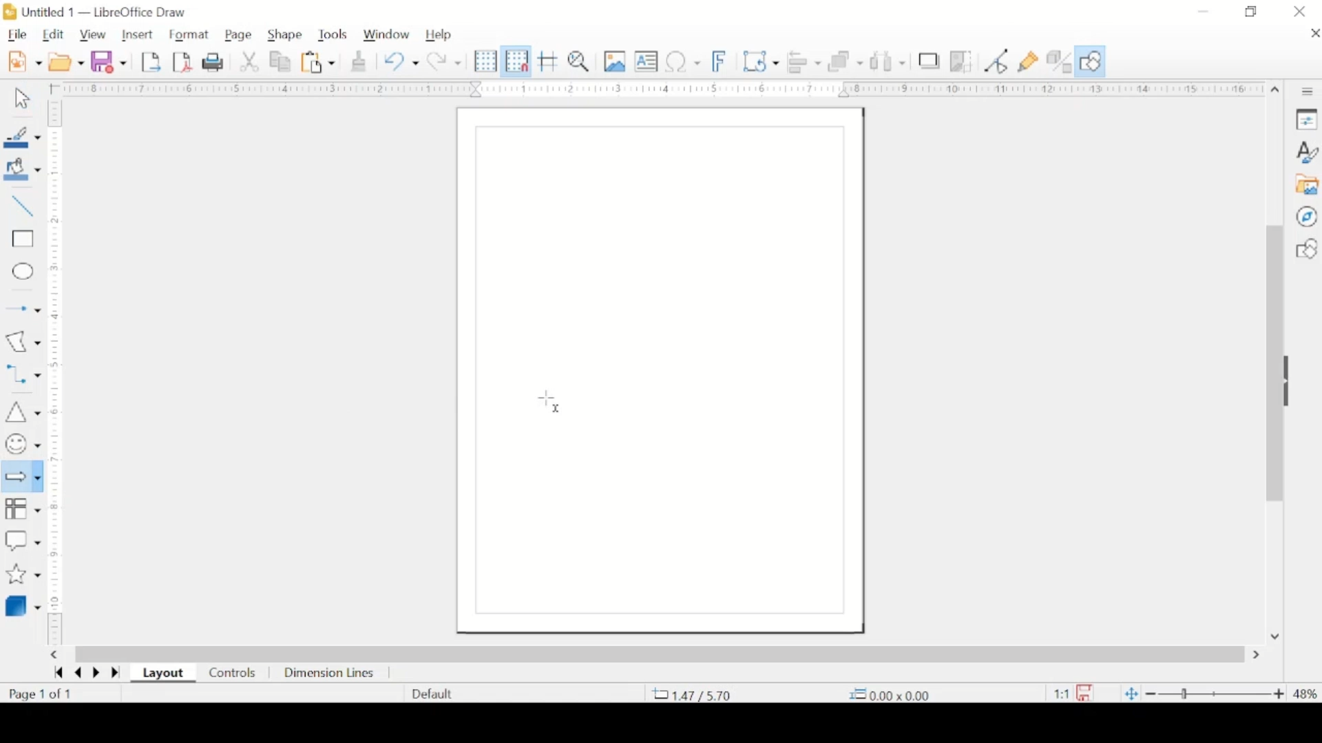 Image resolution: width=1322 pixels, height=743 pixels. I want to click on helplines while moving, so click(549, 61).